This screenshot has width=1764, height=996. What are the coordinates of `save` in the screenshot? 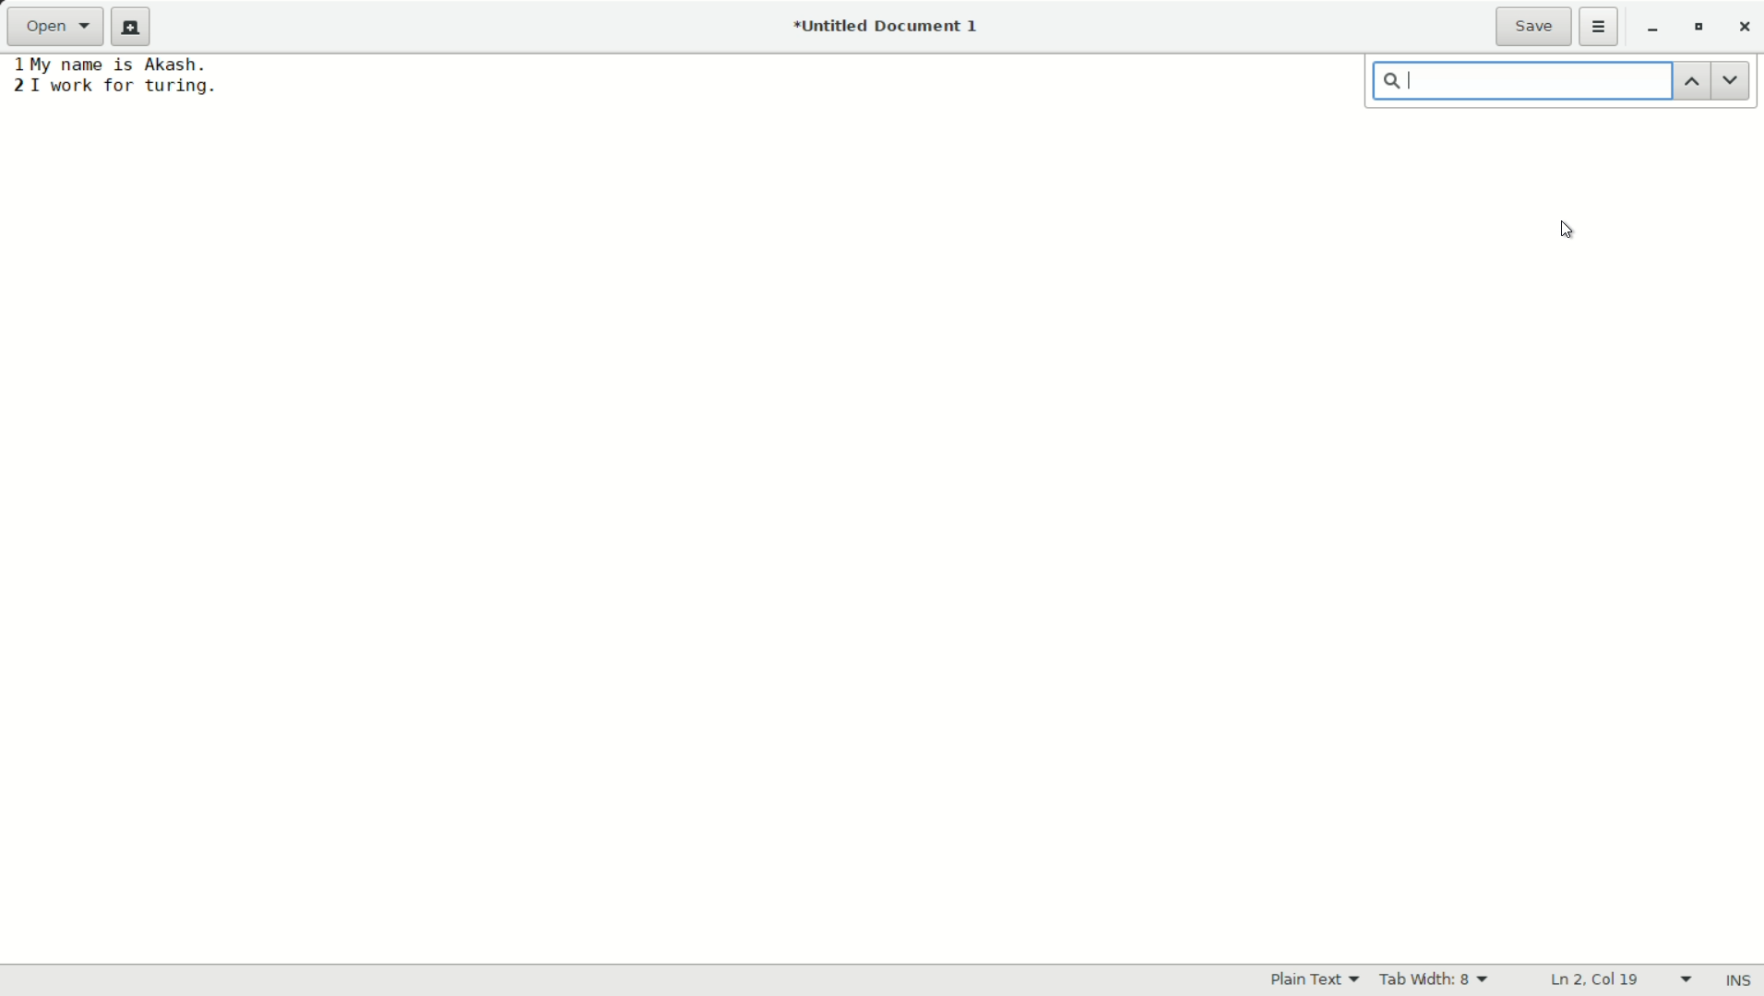 It's located at (1535, 27).